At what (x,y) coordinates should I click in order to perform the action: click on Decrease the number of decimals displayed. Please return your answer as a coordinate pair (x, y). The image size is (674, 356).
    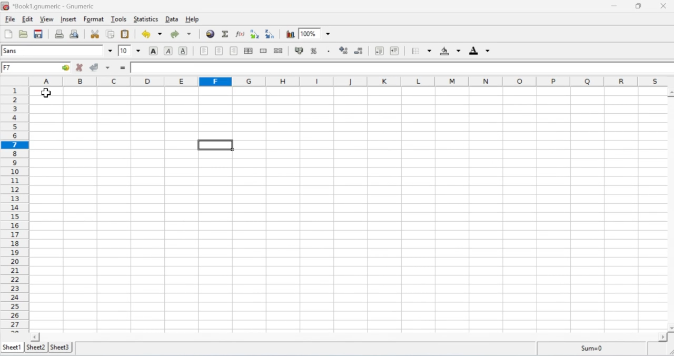
    Looking at the image, I should click on (360, 50).